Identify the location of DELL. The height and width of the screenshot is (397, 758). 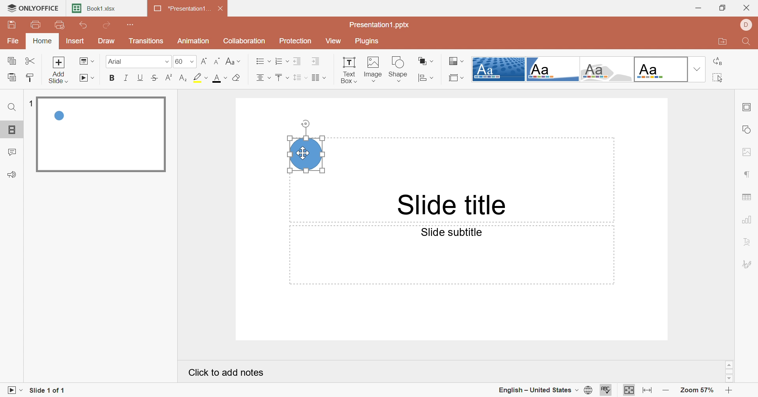
(747, 24).